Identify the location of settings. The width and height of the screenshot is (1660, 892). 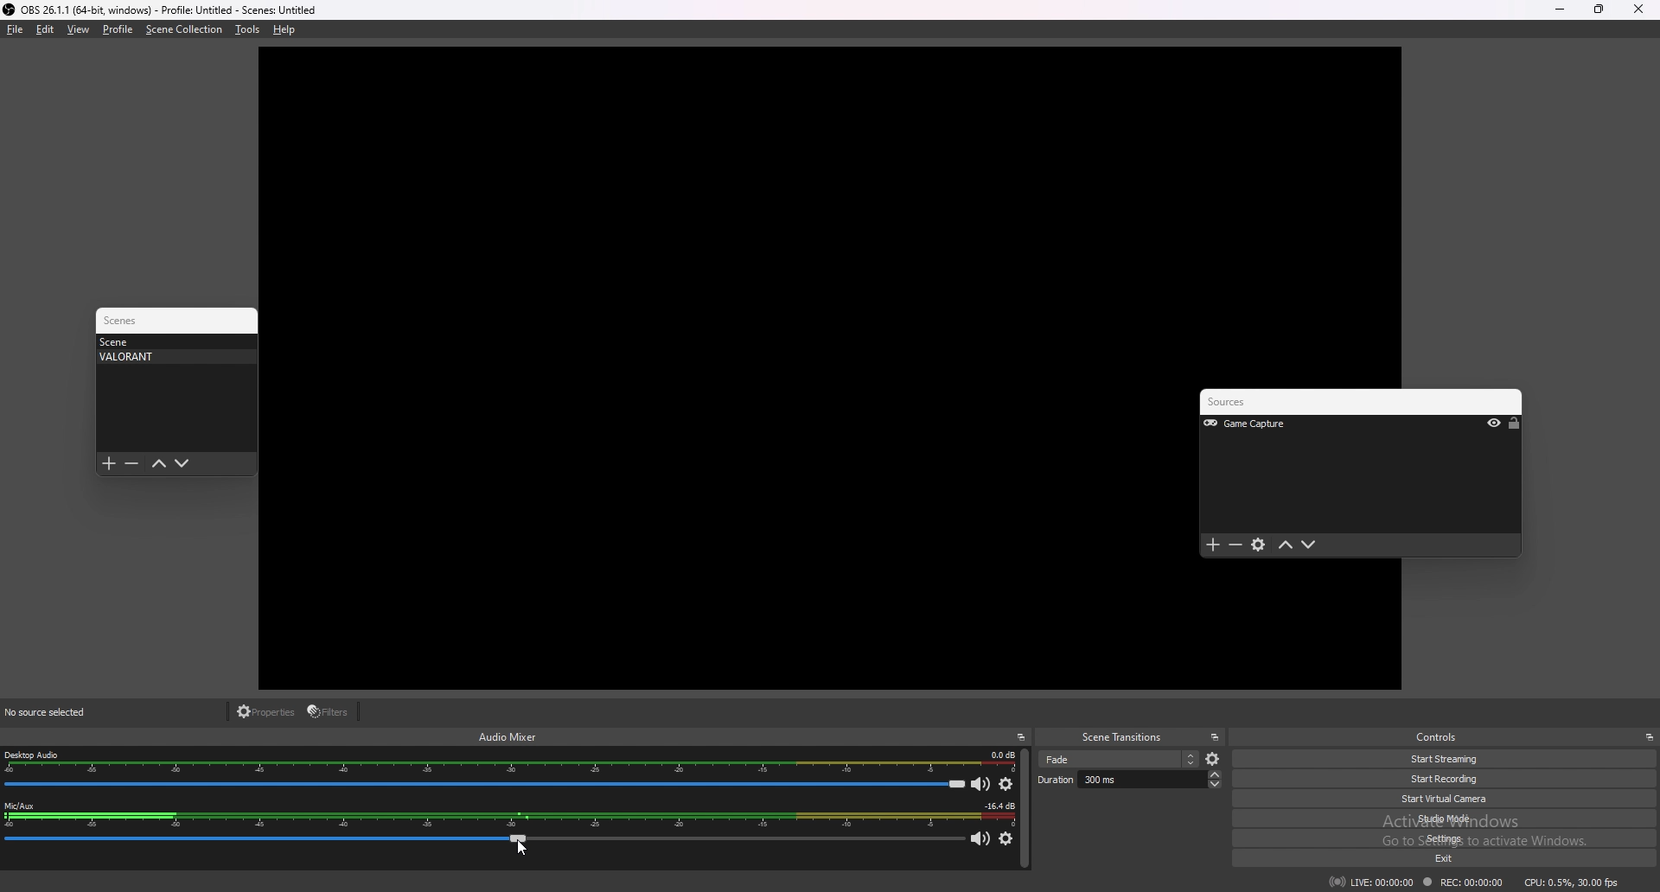
(1260, 546).